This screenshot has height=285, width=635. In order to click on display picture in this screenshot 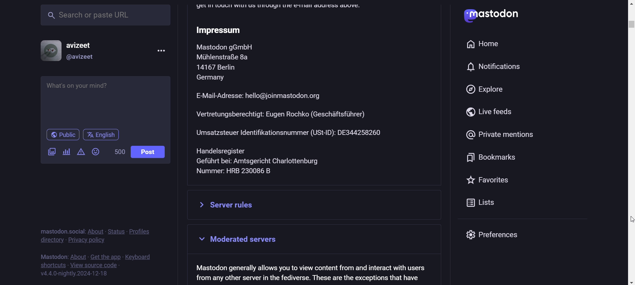, I will do `click(48, 50)`.